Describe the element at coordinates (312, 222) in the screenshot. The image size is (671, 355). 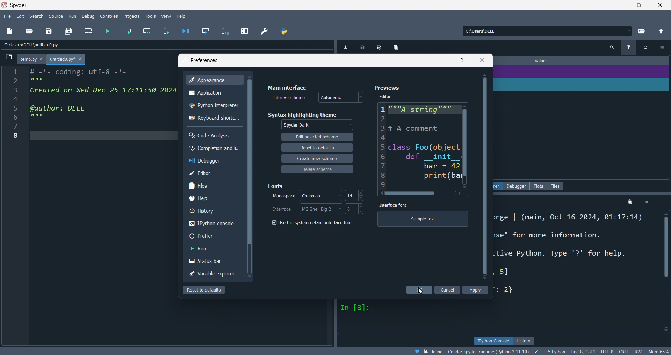
I see `Use the system default interface font` at that location.